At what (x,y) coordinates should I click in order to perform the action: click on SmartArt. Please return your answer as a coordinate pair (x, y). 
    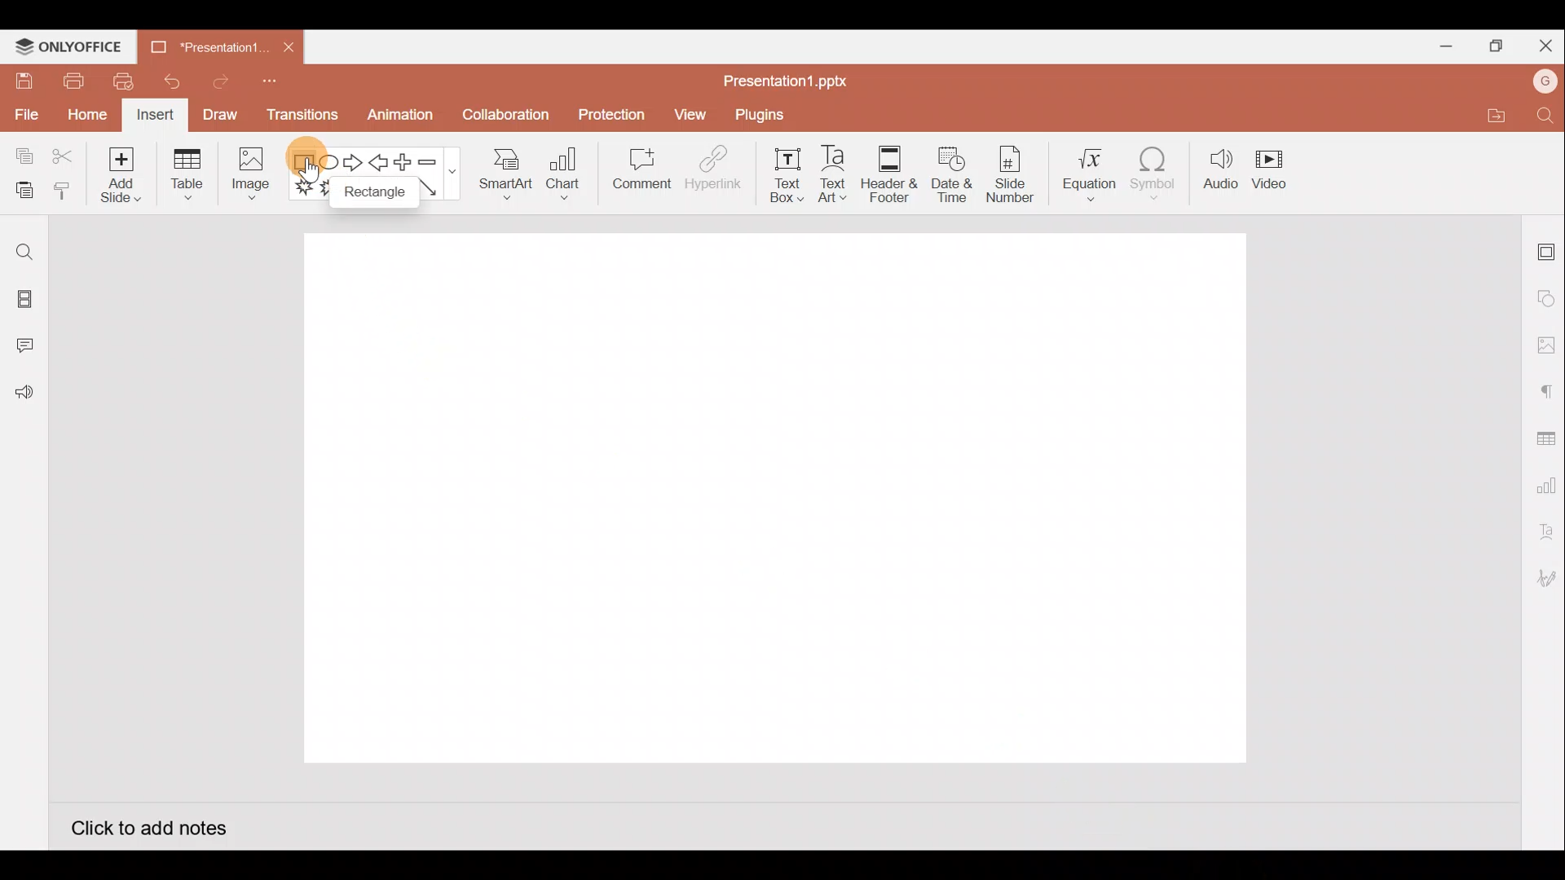
    Looking at the image, I should click on (505, 171).